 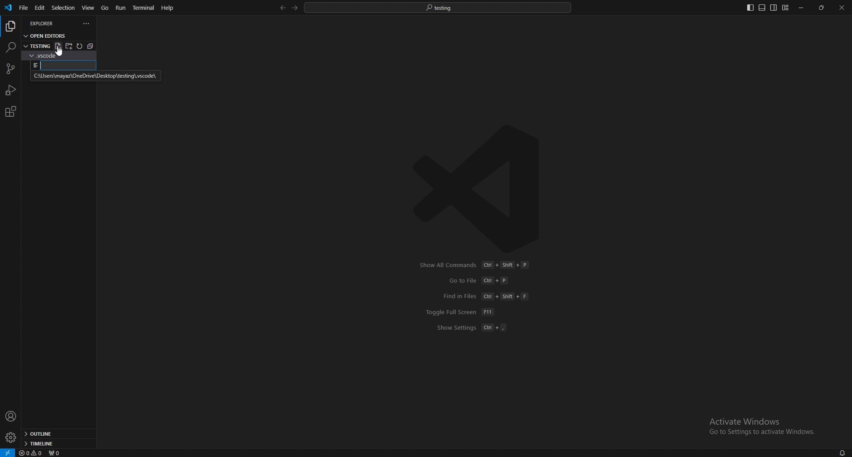 I want to click on open a remote window, so click(x=7, y=452).